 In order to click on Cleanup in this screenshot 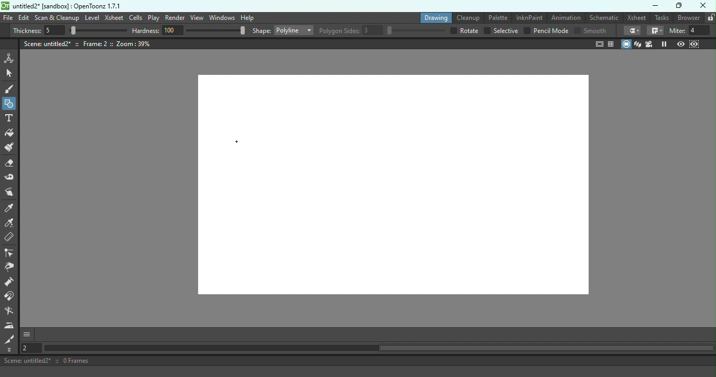, I will do `click(467, 17)`.